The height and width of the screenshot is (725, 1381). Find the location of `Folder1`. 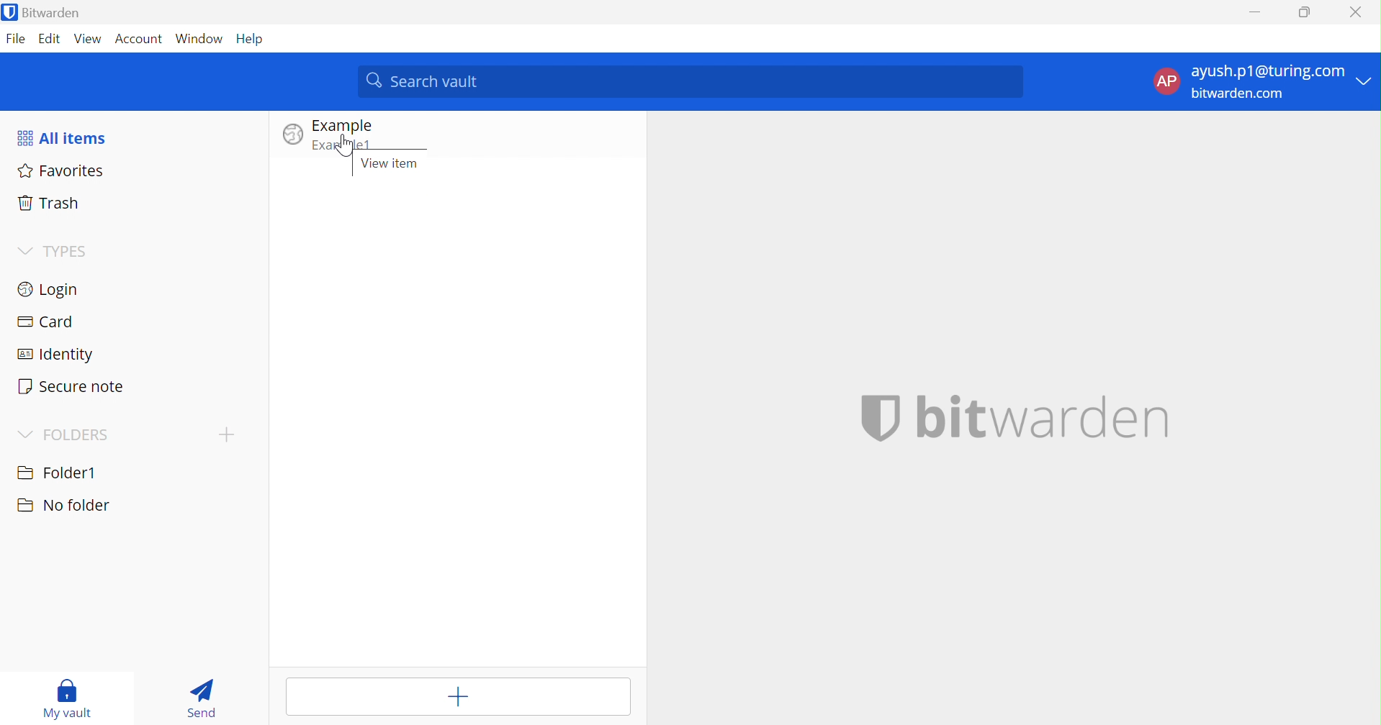

Folder1 is located at coordinates (58, 470).